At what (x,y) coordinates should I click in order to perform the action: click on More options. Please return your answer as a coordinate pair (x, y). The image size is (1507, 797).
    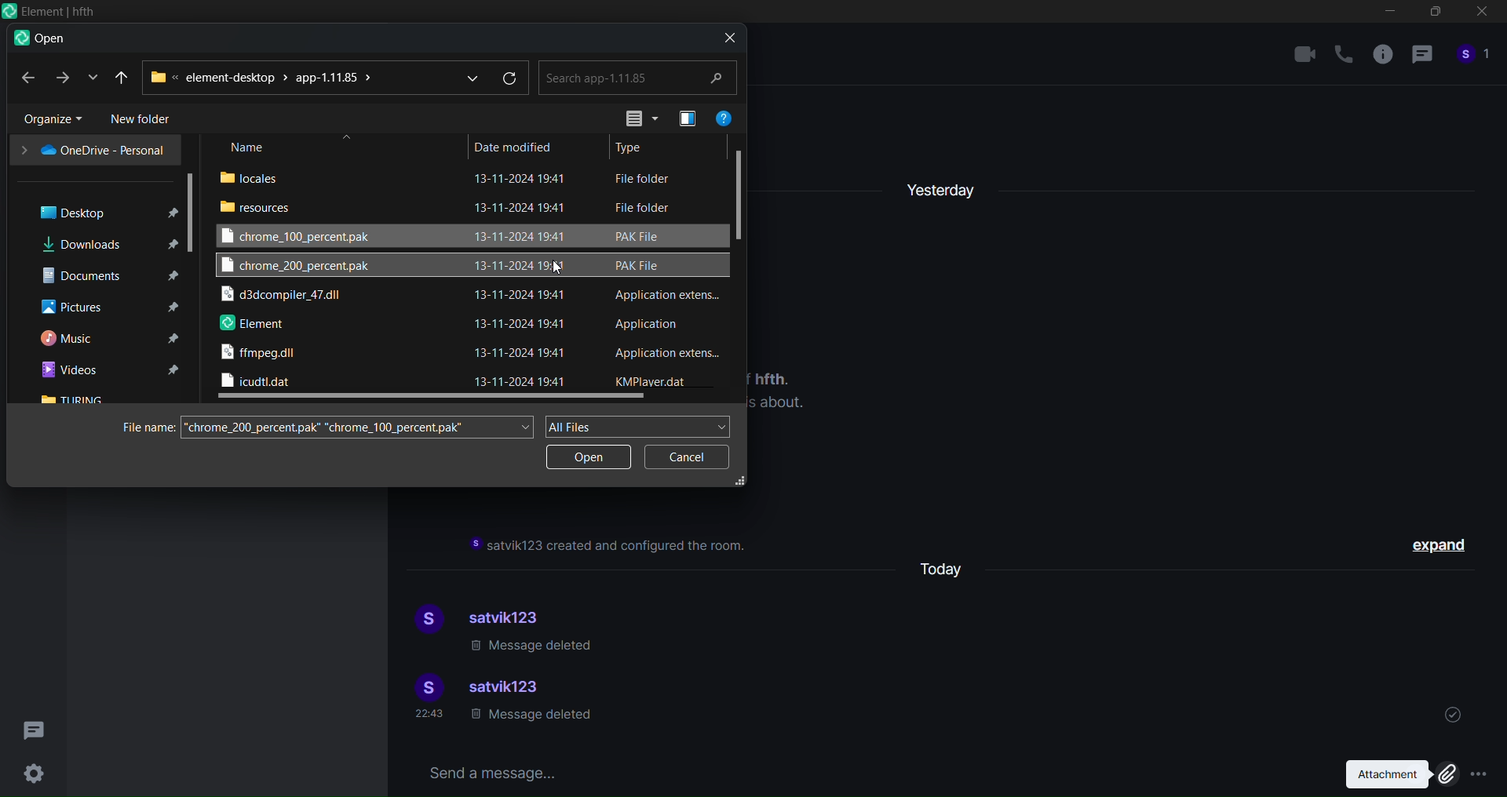
    Looking at the image, I should click on (1485, 776).